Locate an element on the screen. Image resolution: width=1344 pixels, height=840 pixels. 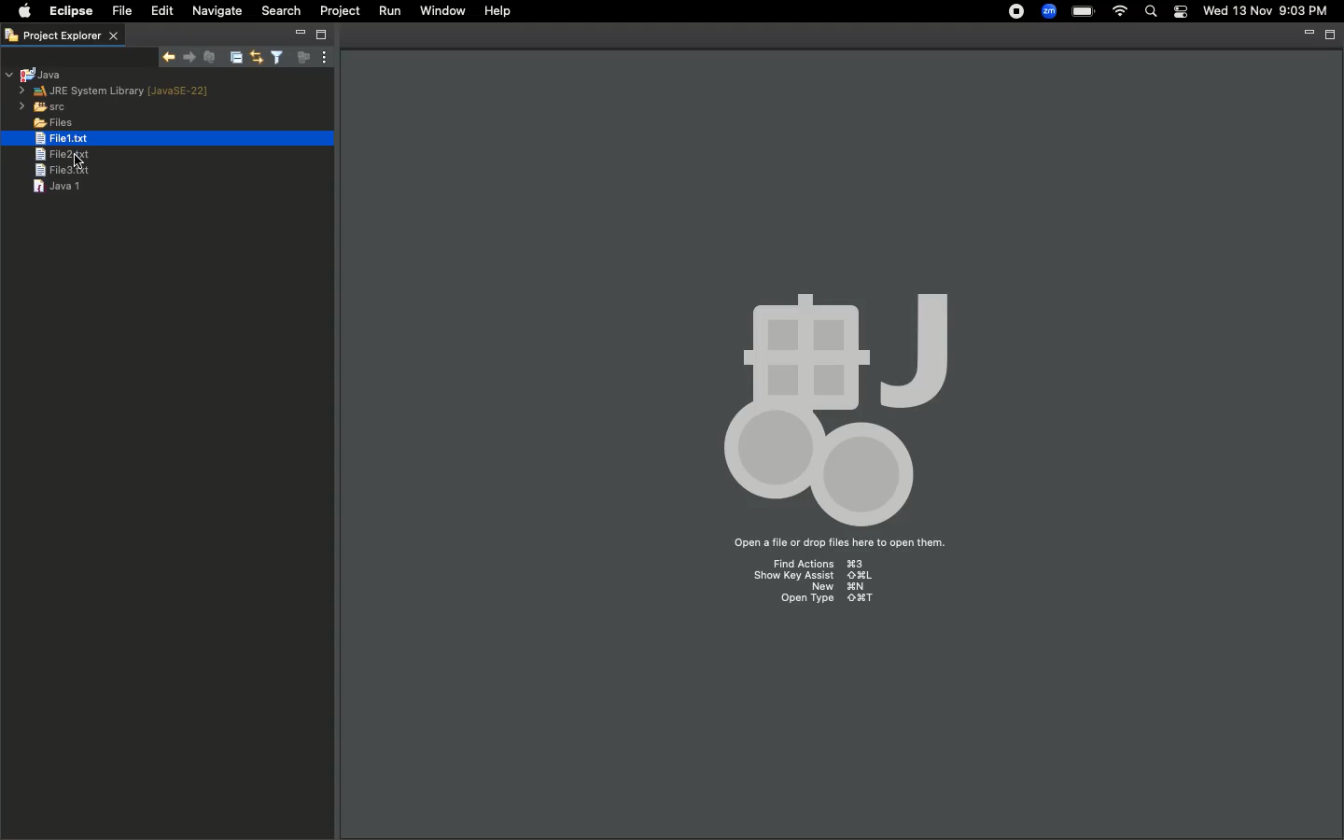
Run is located at coordinates (388, 11).